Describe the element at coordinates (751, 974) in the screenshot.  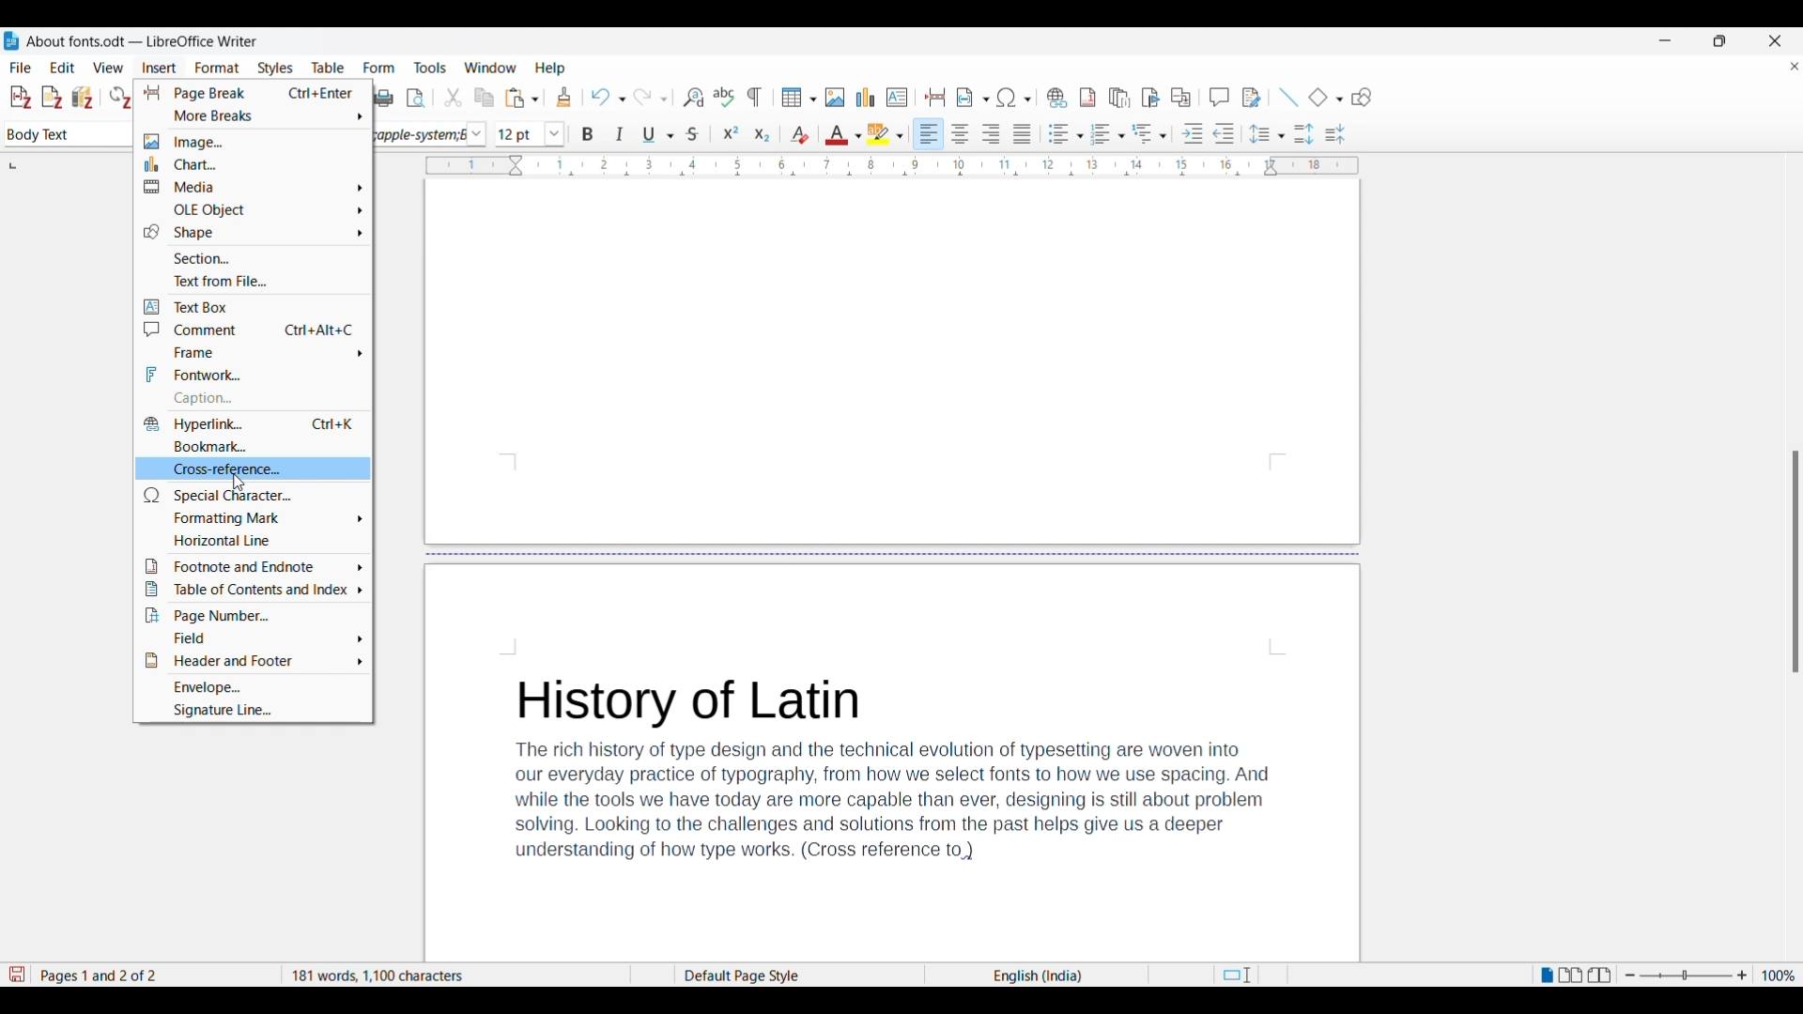
I see `Default Page Style` at that location.